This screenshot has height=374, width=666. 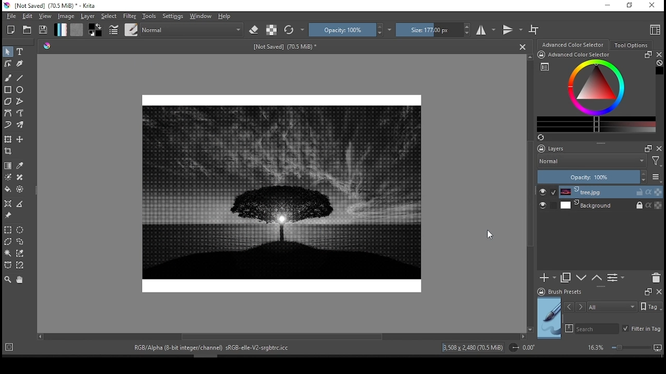 I want to click on polyline tool, so click(x=20, y=102).